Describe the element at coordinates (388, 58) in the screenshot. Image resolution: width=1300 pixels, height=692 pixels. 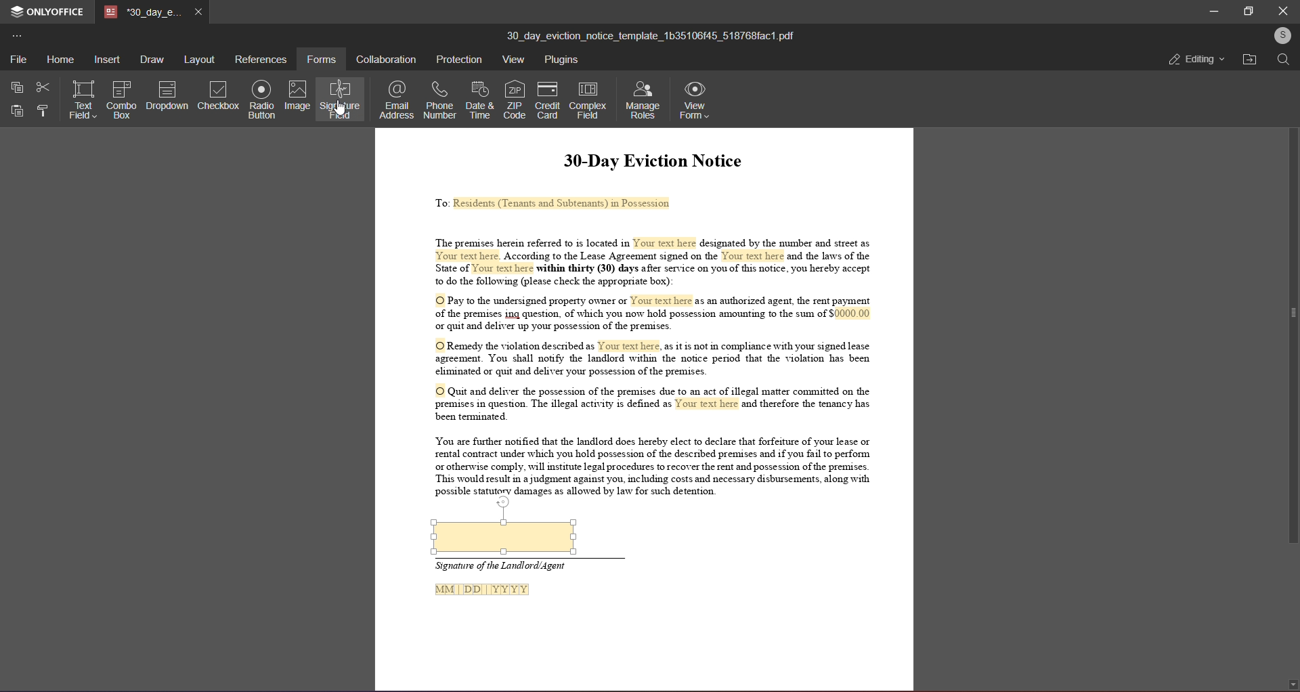
I see `collaboration` at that location.